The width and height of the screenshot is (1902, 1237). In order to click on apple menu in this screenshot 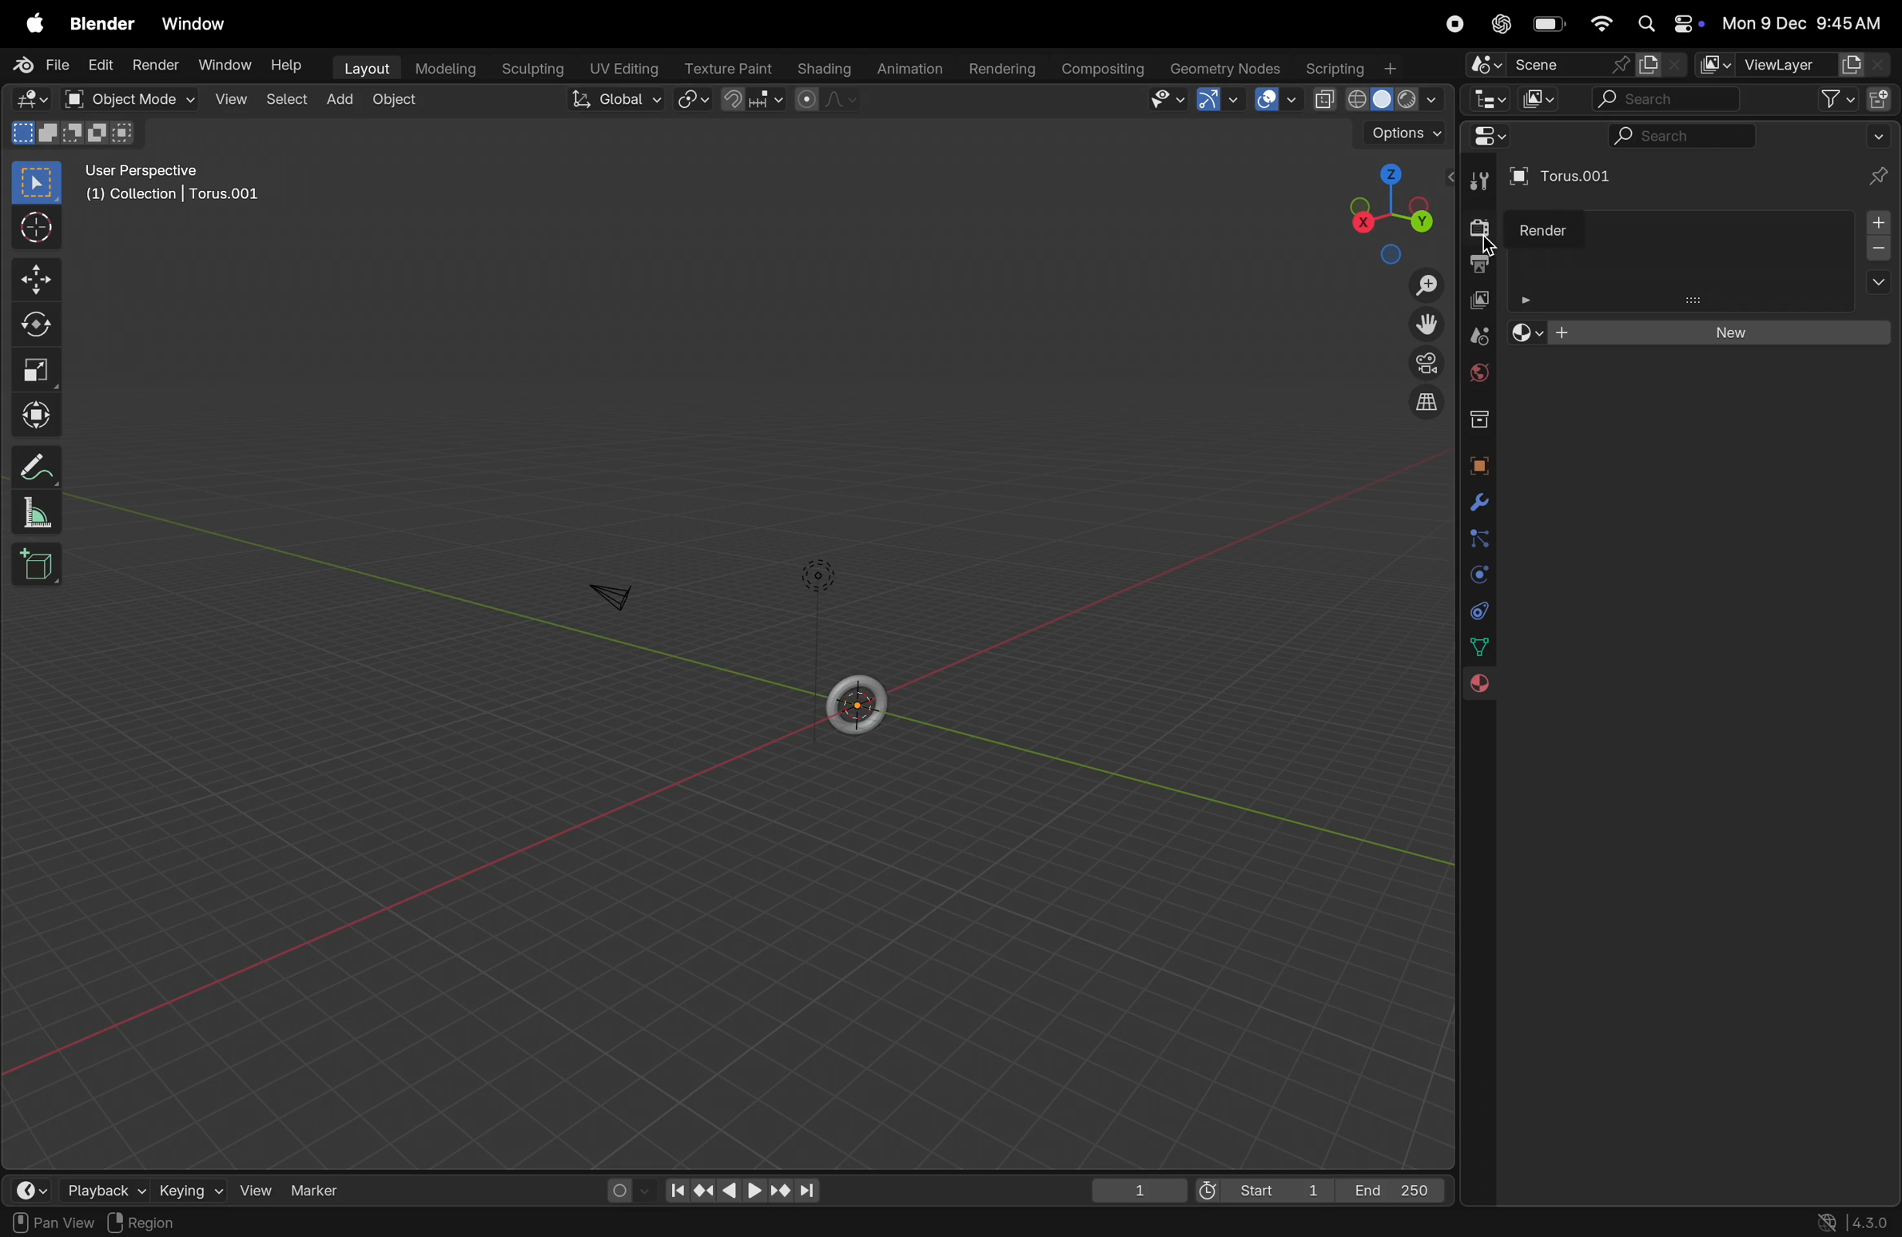, I will do `click(31, 22)`.